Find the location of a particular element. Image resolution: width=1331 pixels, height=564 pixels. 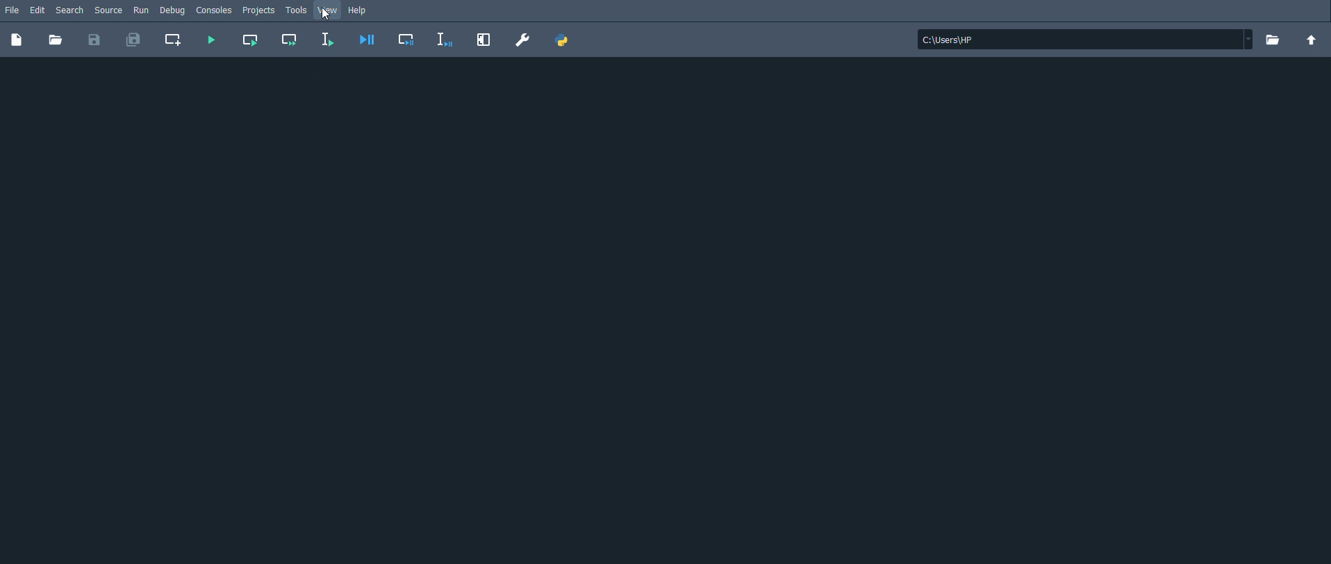

Run current cell is located at coordinates (251, 40).